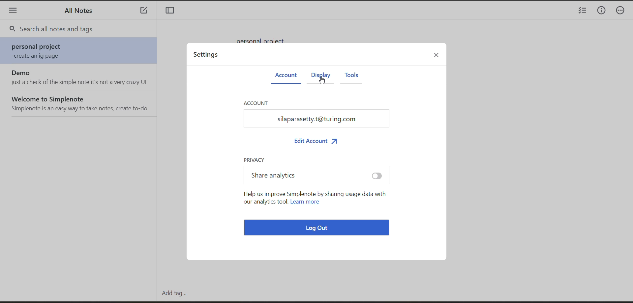  Describe the element at coordinates (81, 103) in the screenshot. I see `note 3` at that location.